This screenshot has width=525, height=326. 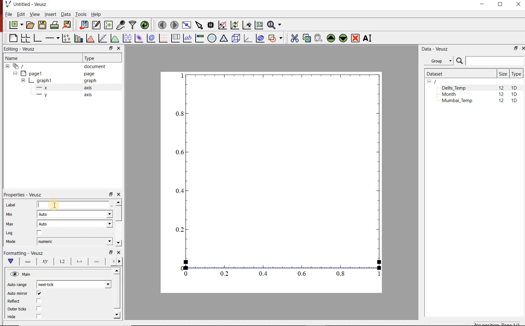 I want to click on cut the selected widget, so click(x=294, y=38).